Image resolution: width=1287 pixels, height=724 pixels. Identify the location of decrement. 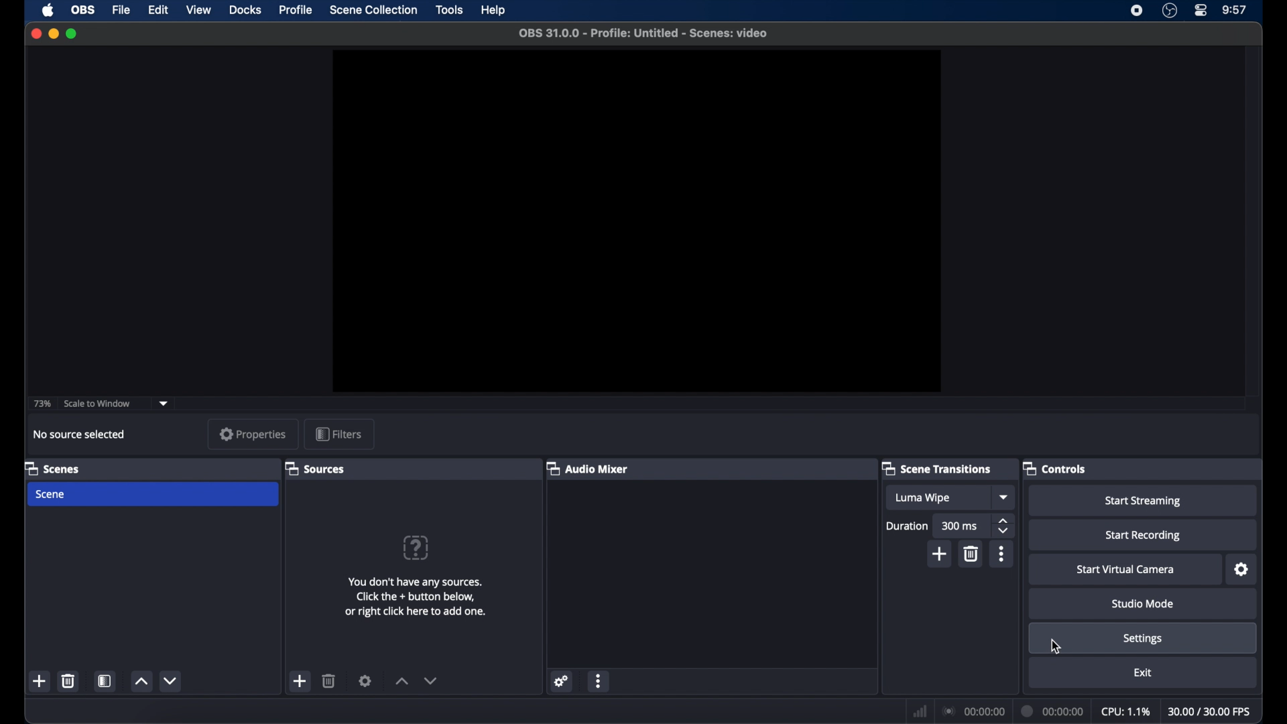
(172, 681).